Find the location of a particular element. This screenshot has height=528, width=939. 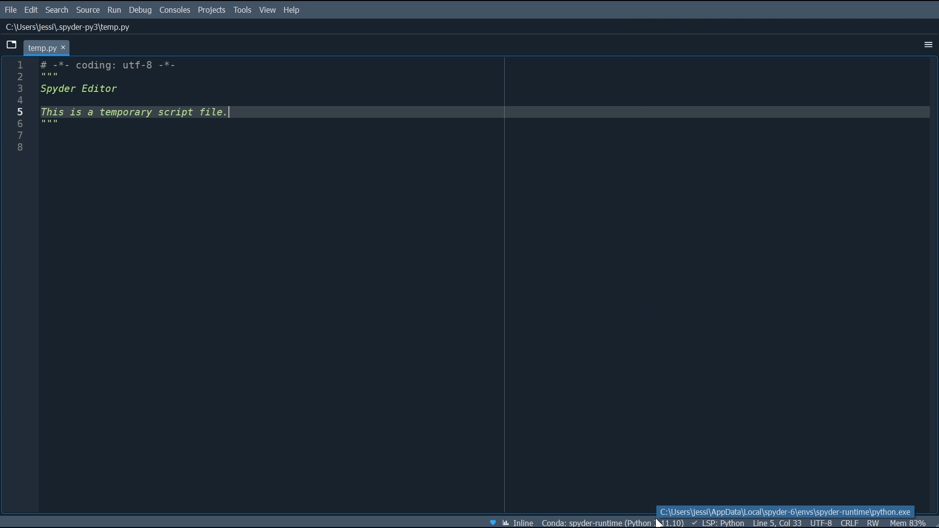

Line column is located at coordinates (18, 286).